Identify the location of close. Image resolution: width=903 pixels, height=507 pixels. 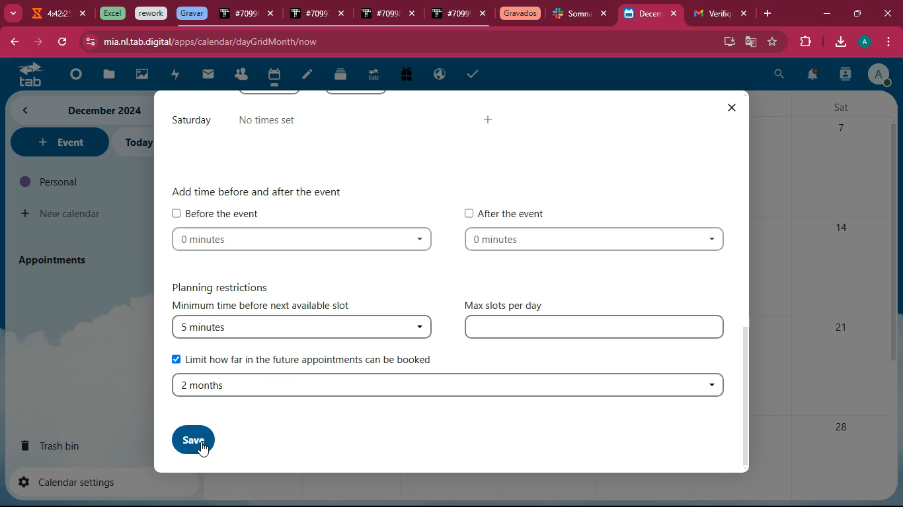
(415, 15).